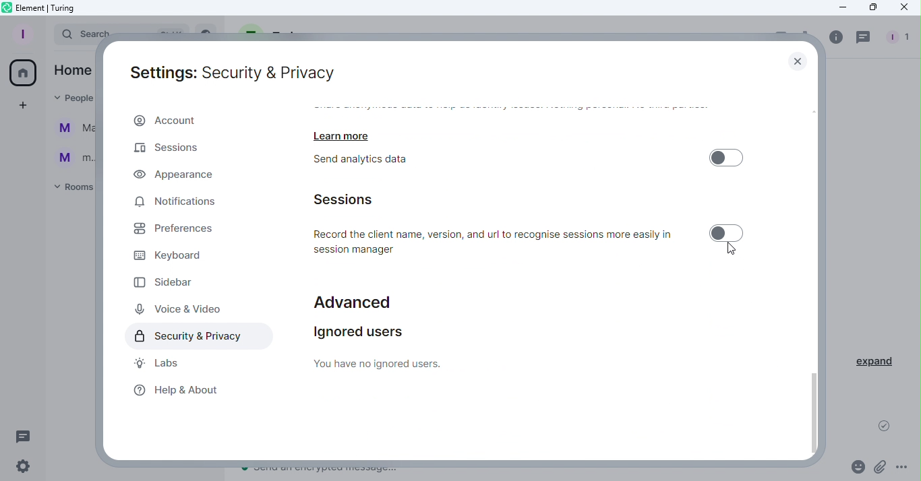 This screenshot has width=921, height=481. I want to click on Profile, so click(24, 34).